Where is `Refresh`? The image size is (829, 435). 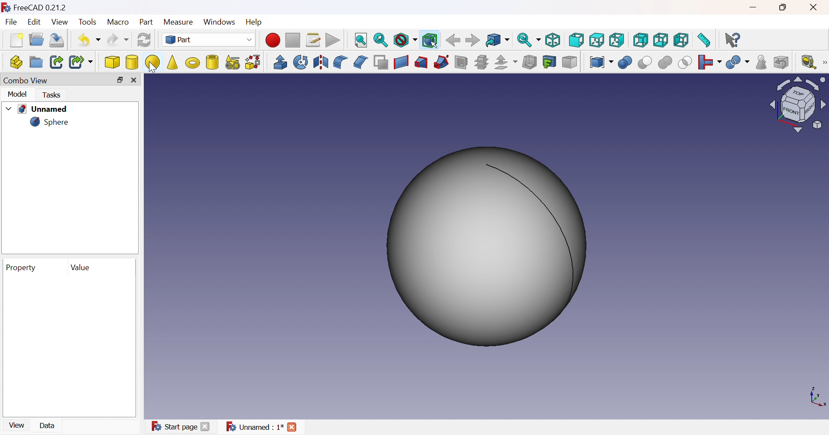
Refresh is located at coordinates (144, 40).